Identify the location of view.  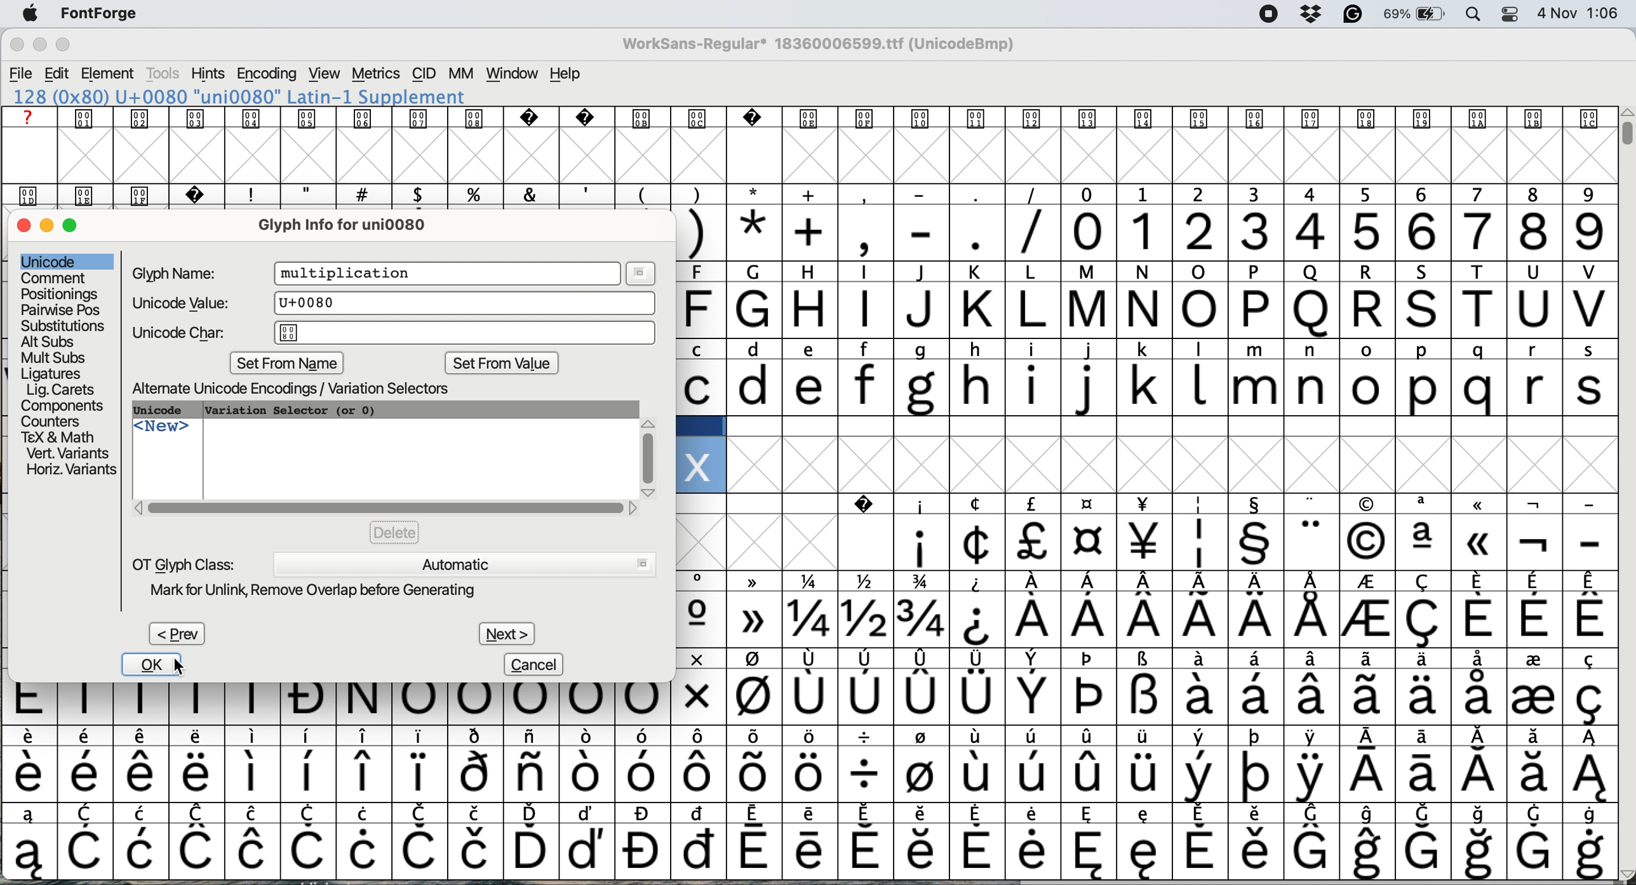
(322, 74).